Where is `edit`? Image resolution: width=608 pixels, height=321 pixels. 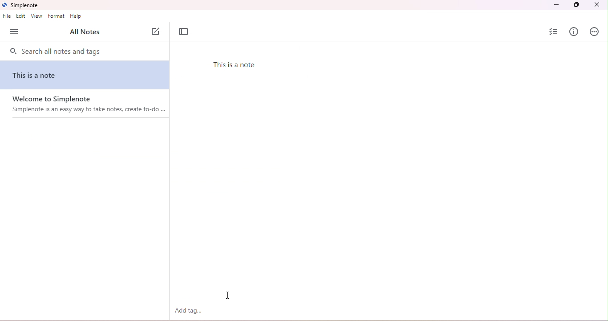
edit is located at coordinates (20, 16).